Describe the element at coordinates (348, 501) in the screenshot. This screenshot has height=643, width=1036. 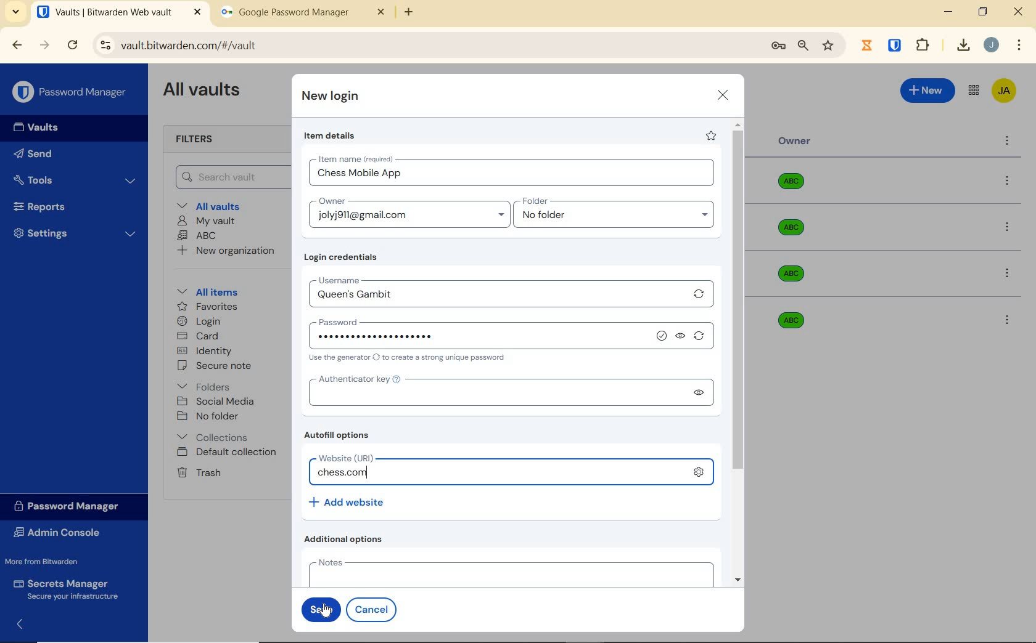
I see `Add website` at that location.